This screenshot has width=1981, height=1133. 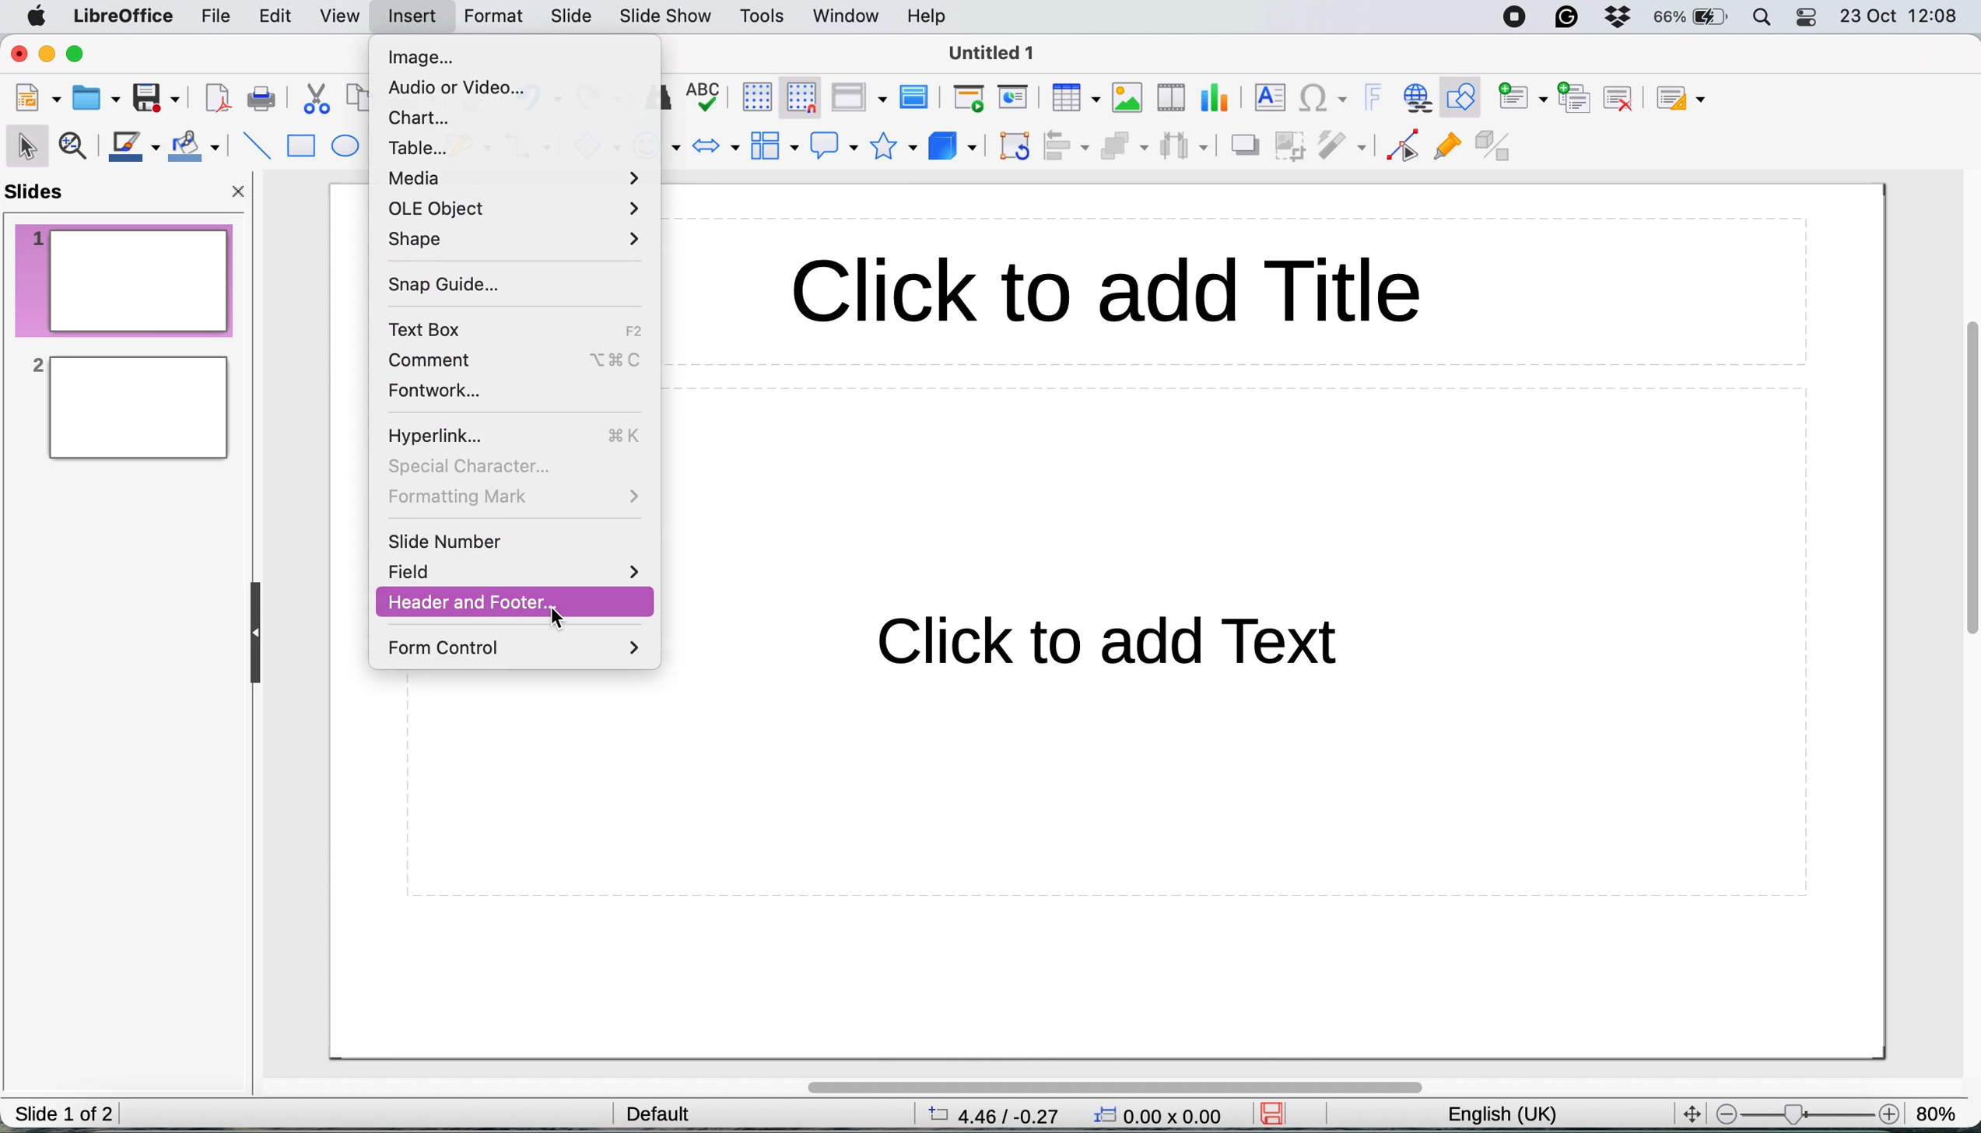 I want to click on start from first slide, so click(x=969, y=100).